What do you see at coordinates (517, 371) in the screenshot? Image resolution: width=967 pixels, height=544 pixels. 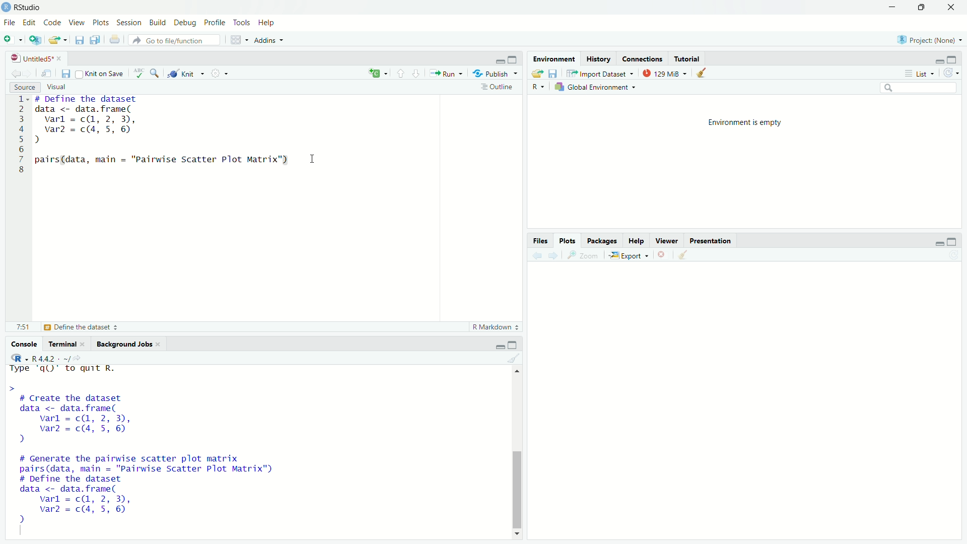 I see `Up` at bounding box center [517, 371].